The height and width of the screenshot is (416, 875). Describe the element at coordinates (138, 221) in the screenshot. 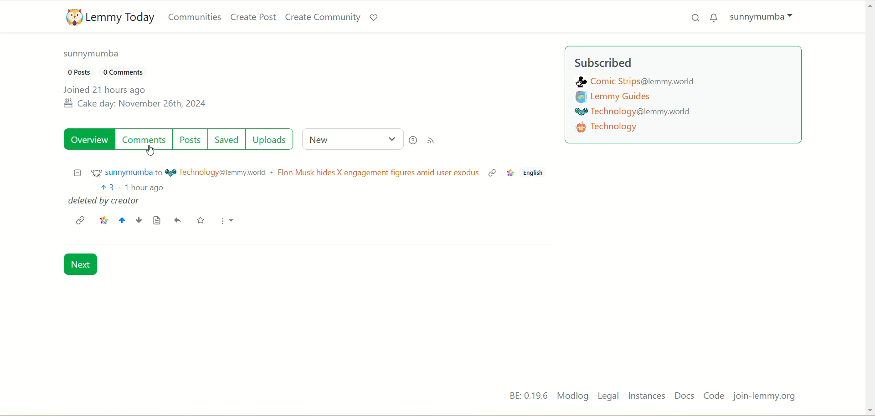

I see `downtime` at that location.